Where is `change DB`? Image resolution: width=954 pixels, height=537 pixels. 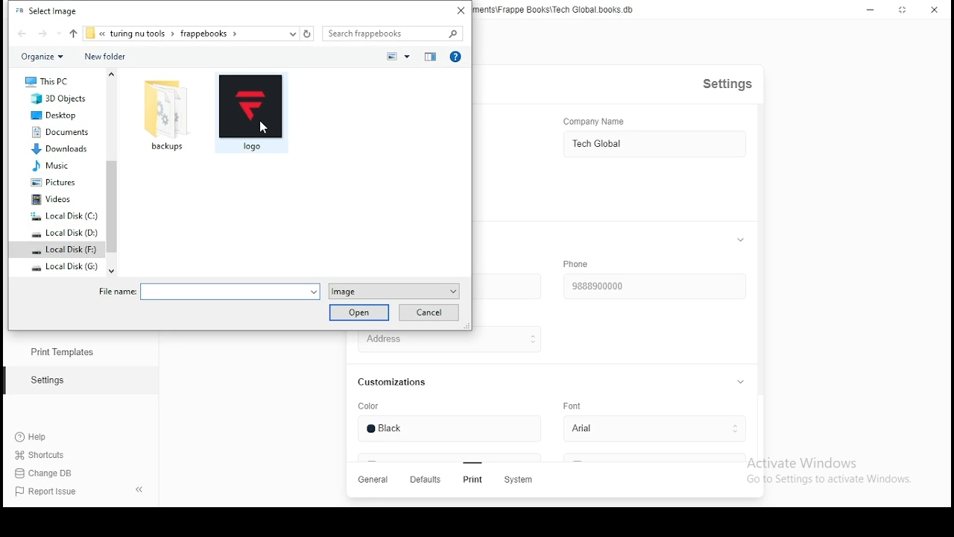
change DB is located at coordinates (40, 475).